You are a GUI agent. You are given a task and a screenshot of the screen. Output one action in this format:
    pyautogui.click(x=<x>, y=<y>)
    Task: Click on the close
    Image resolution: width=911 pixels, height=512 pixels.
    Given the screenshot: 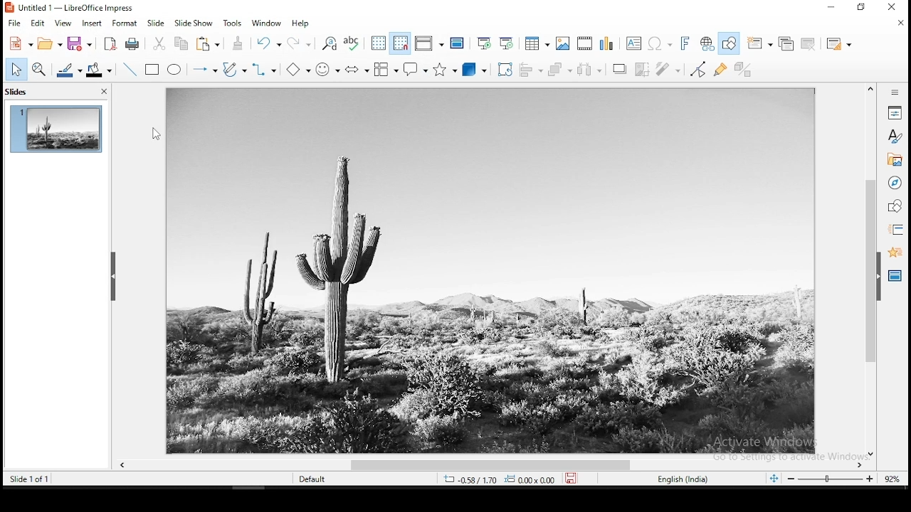 What is the action you would take?
    pyautogui.click(x=900, y=22)
    